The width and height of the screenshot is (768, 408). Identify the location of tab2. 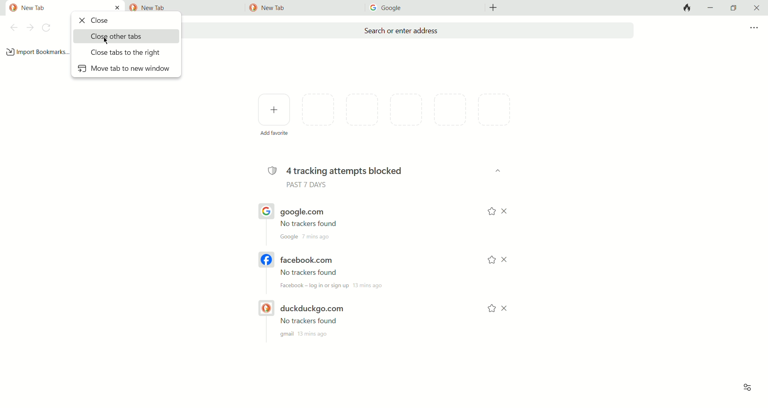
(186, 7).